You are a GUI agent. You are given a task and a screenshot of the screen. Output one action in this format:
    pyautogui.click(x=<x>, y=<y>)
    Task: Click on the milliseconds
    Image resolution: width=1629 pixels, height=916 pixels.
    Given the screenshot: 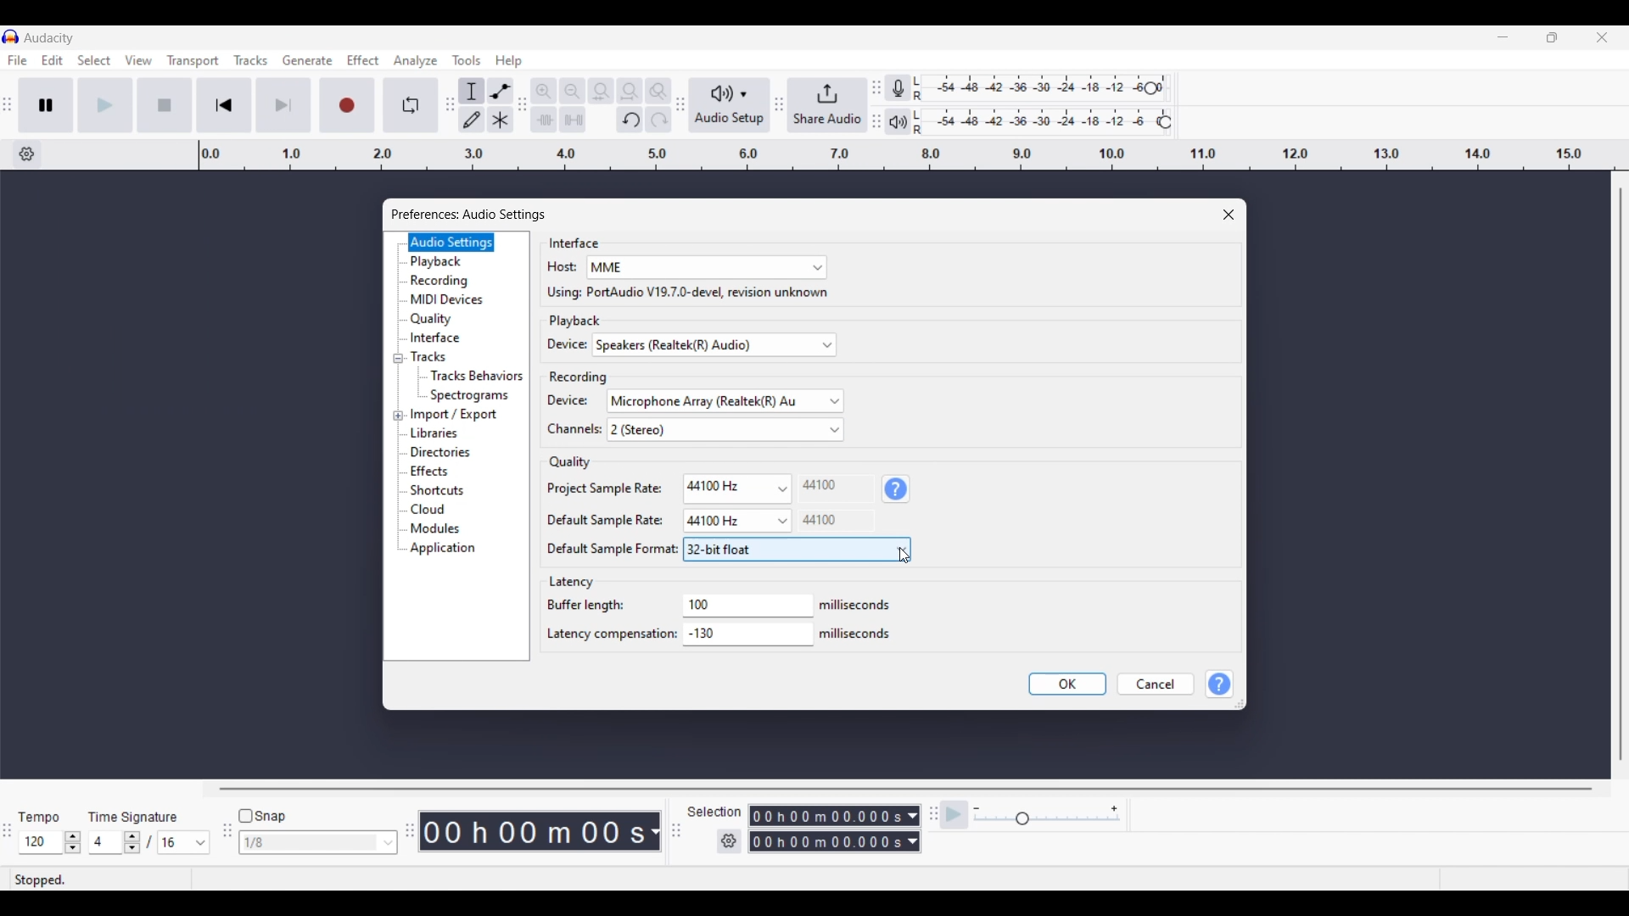 What is the action you would take?
    pyautogui.click(x=859, y=634)
    